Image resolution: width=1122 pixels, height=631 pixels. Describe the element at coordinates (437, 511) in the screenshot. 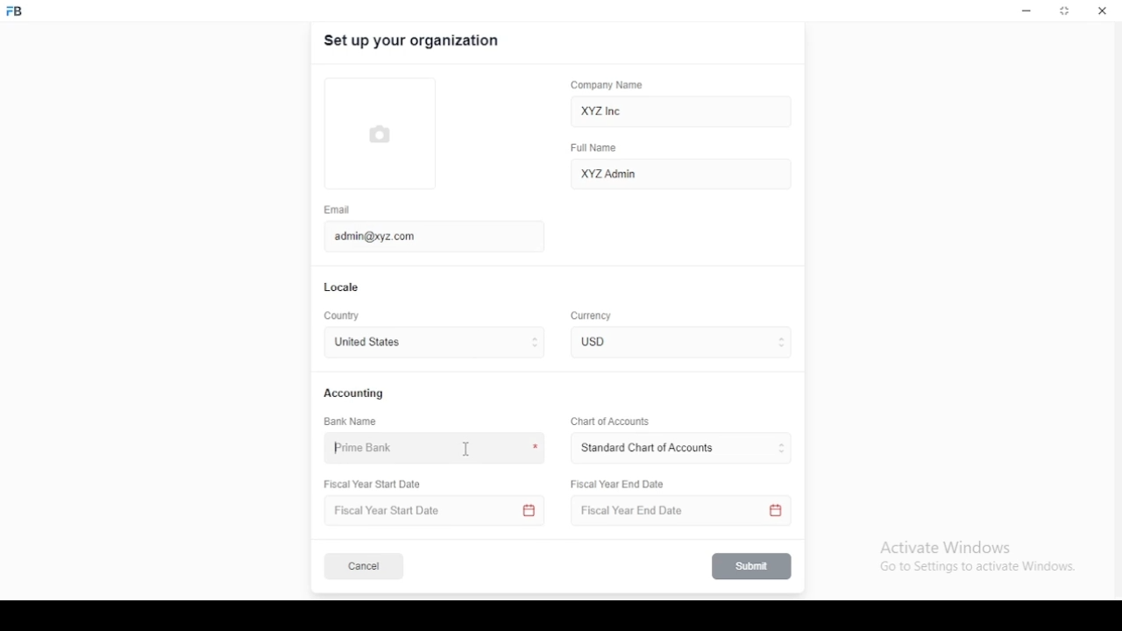

I see `Fiscal Year Start Date` at that location.